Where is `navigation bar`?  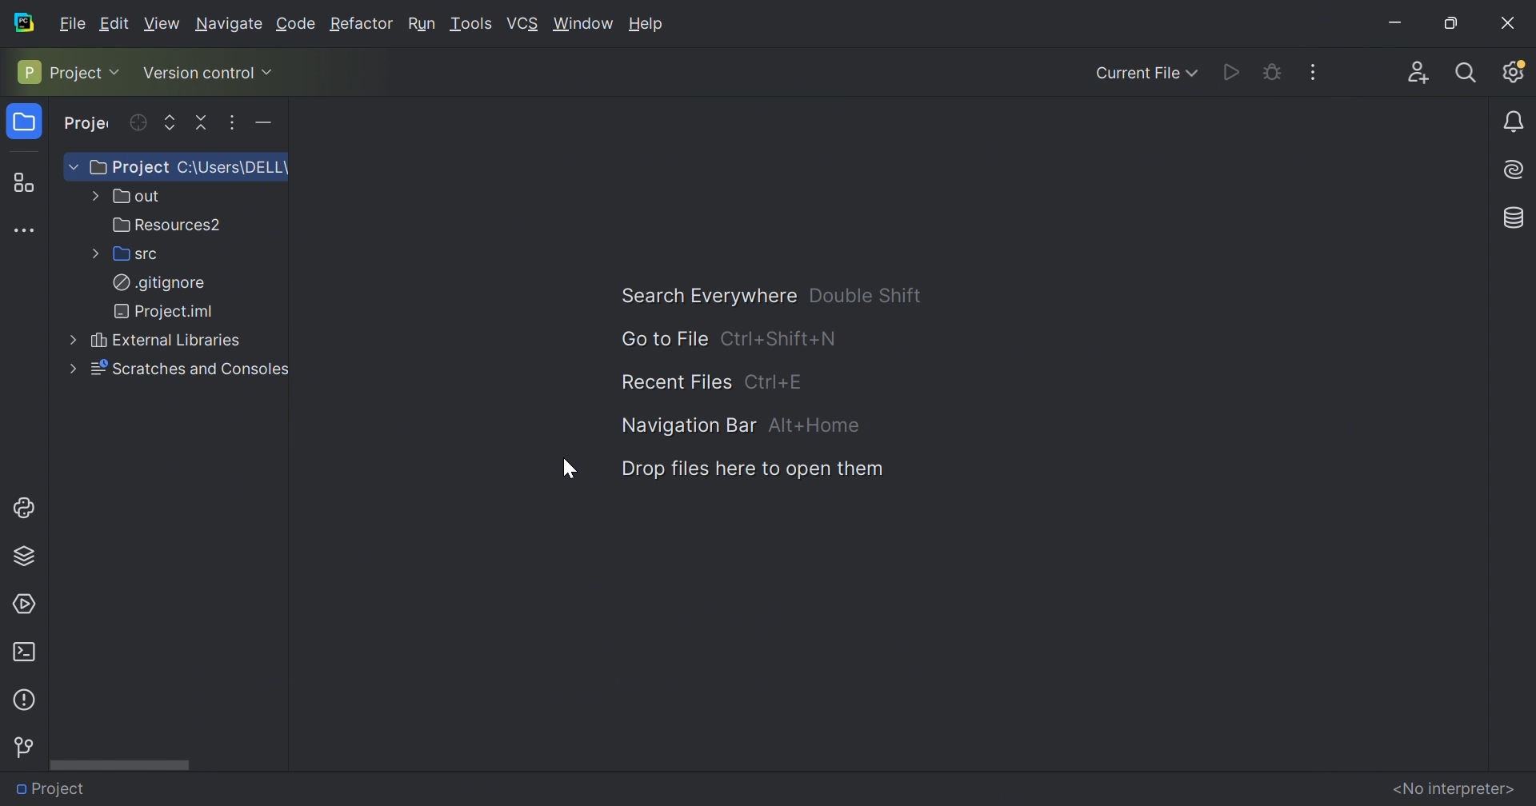 navigation bar is located at coordinates (686, 422).